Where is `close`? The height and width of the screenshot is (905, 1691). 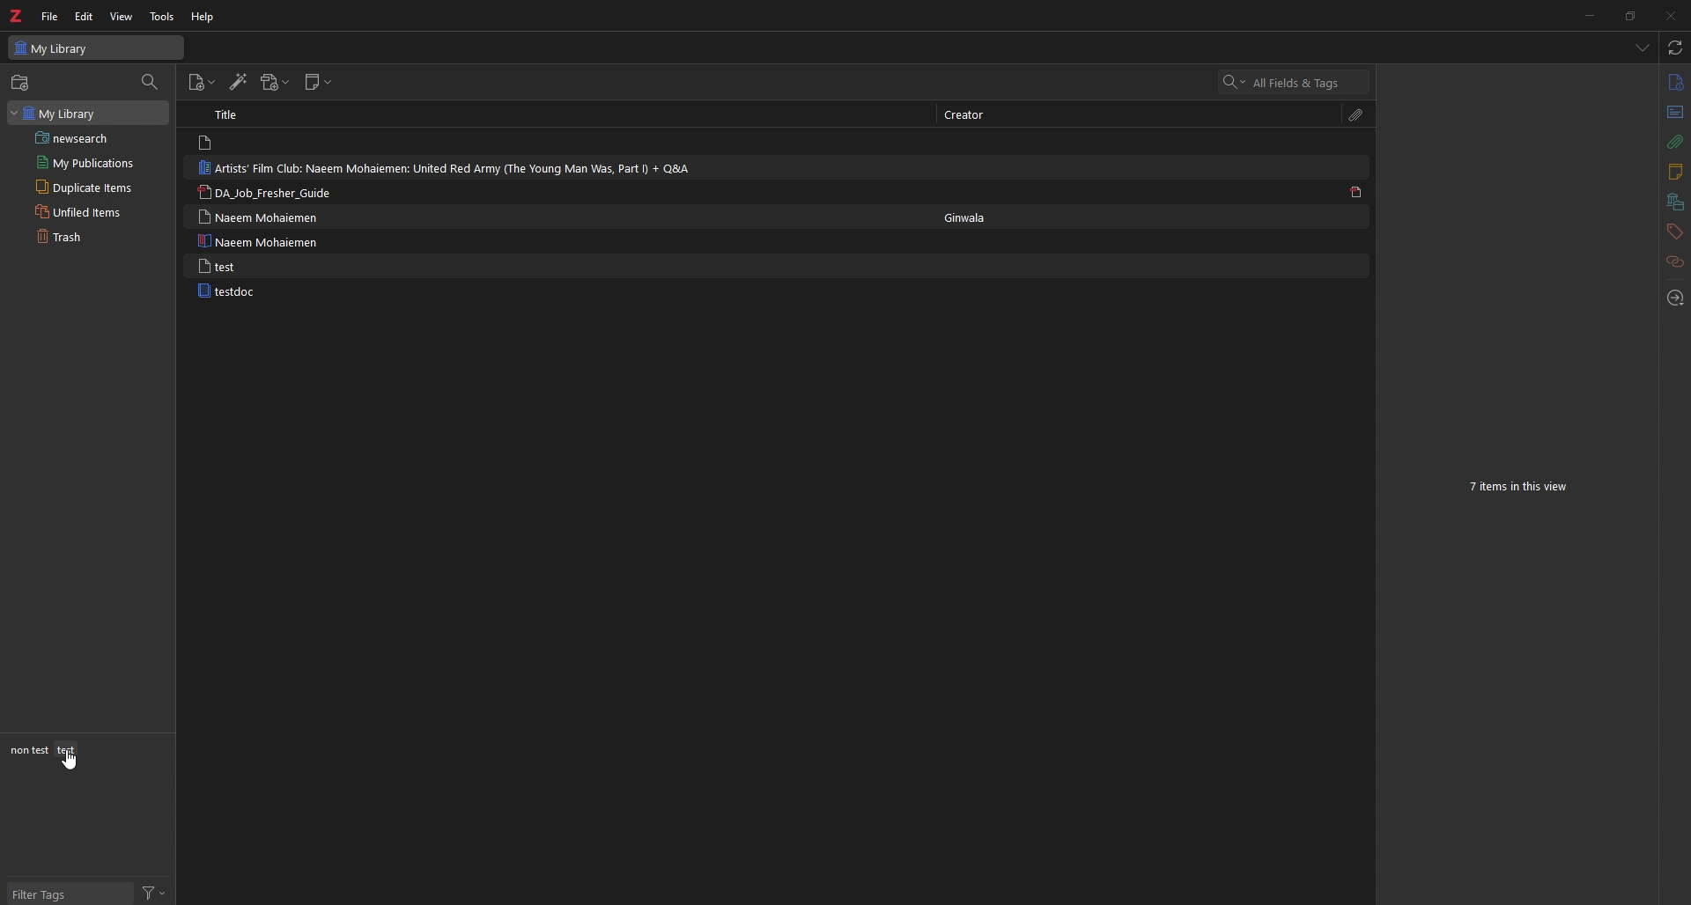
close is located at coordinates (1671, 14).